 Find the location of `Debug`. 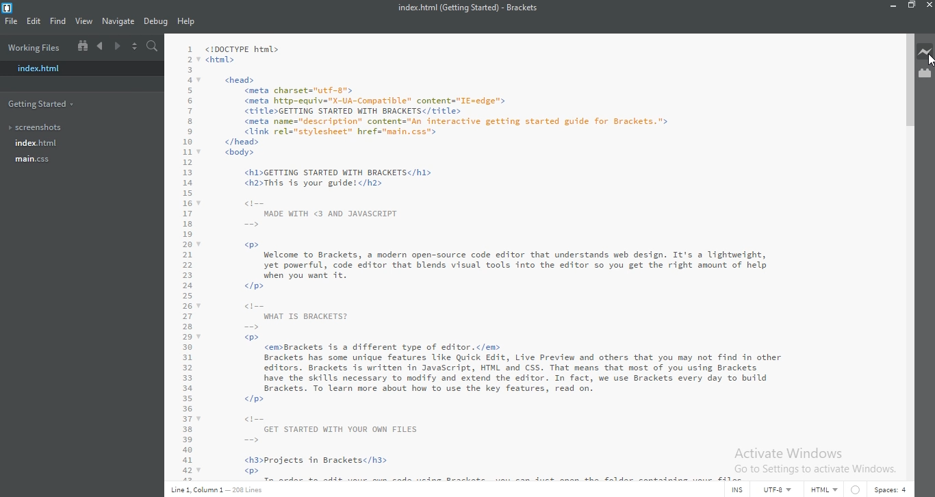

Debug is located at coordinates (157, 21).